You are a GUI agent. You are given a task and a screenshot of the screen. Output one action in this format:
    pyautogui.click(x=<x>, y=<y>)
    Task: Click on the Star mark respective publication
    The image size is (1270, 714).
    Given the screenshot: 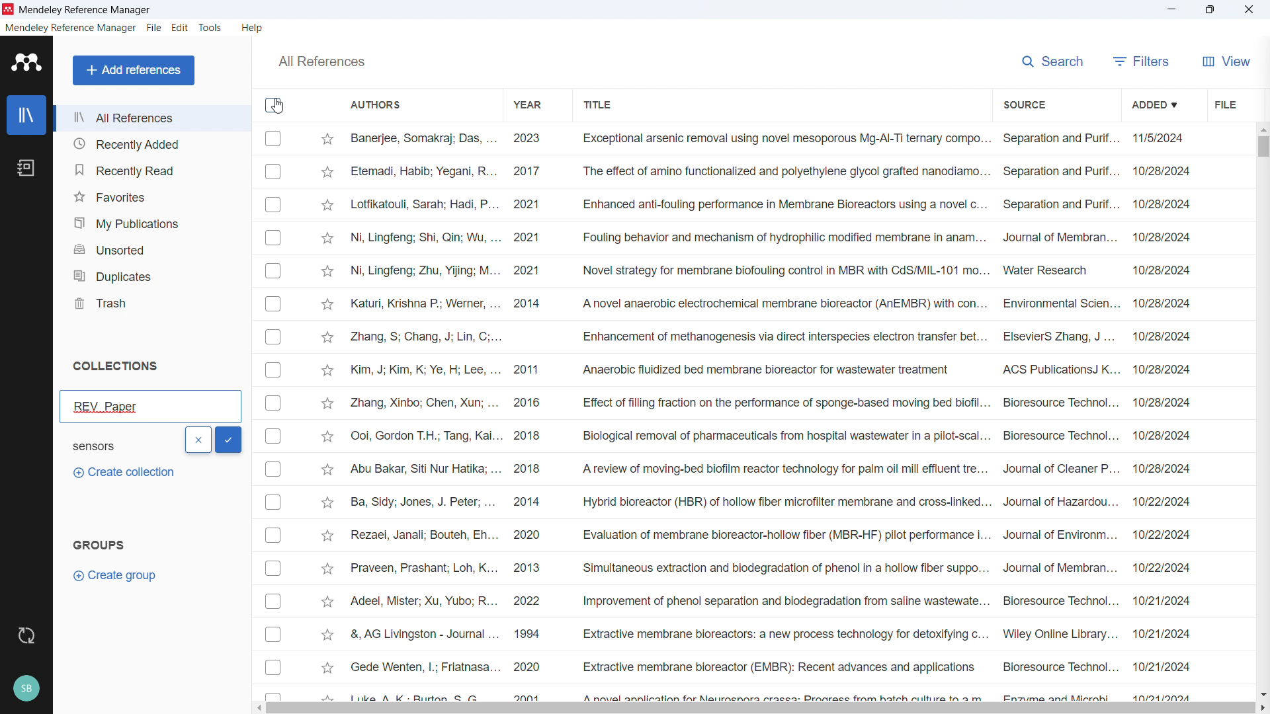 What is the action you would take?
    pyautogui.click(x=327, y=436)
    